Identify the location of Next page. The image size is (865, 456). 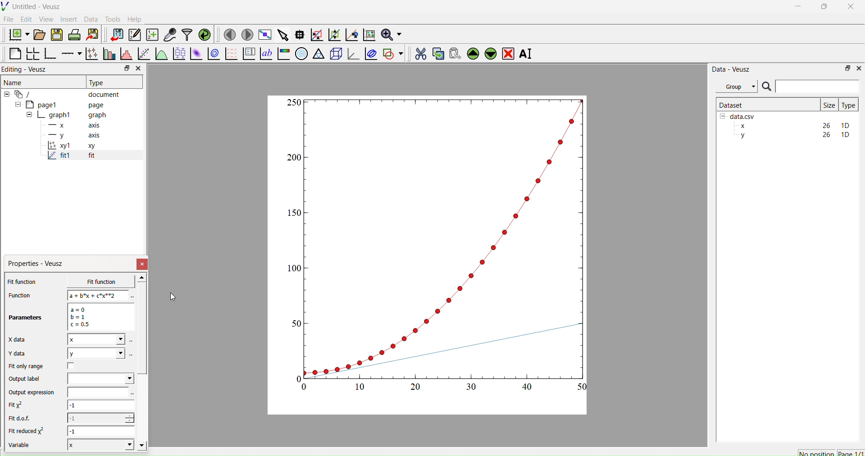
(245, 35).